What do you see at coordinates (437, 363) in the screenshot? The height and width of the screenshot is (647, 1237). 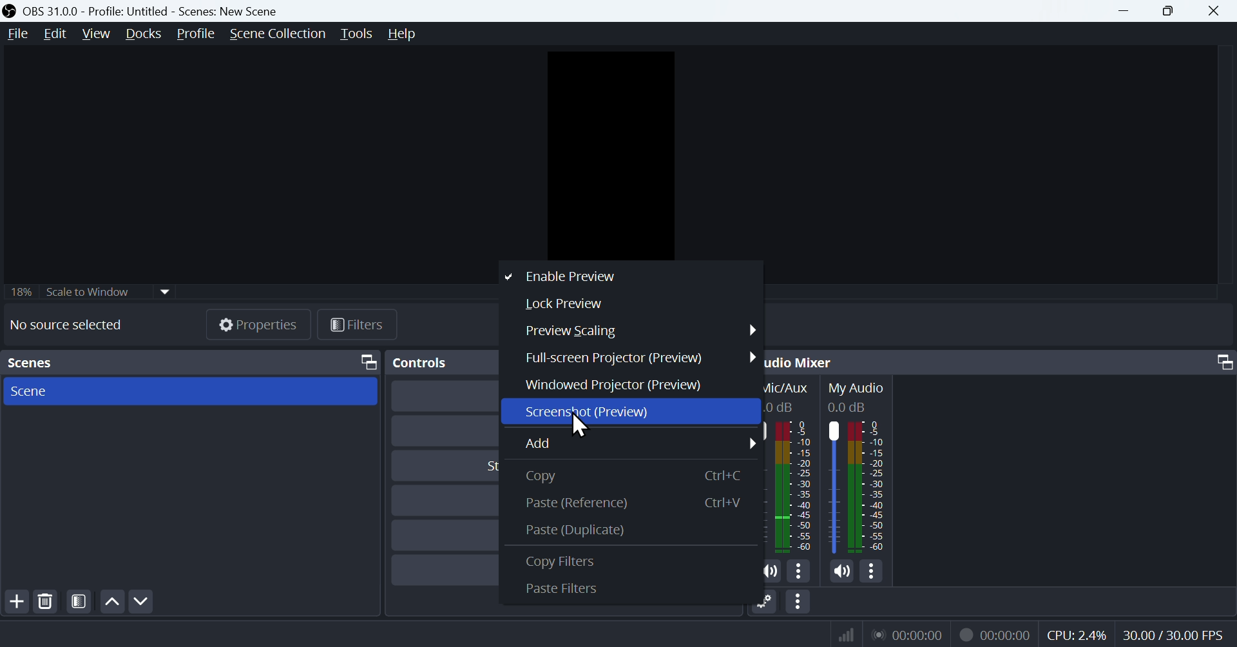 I see `Controls` at bounding box center [437, 363].